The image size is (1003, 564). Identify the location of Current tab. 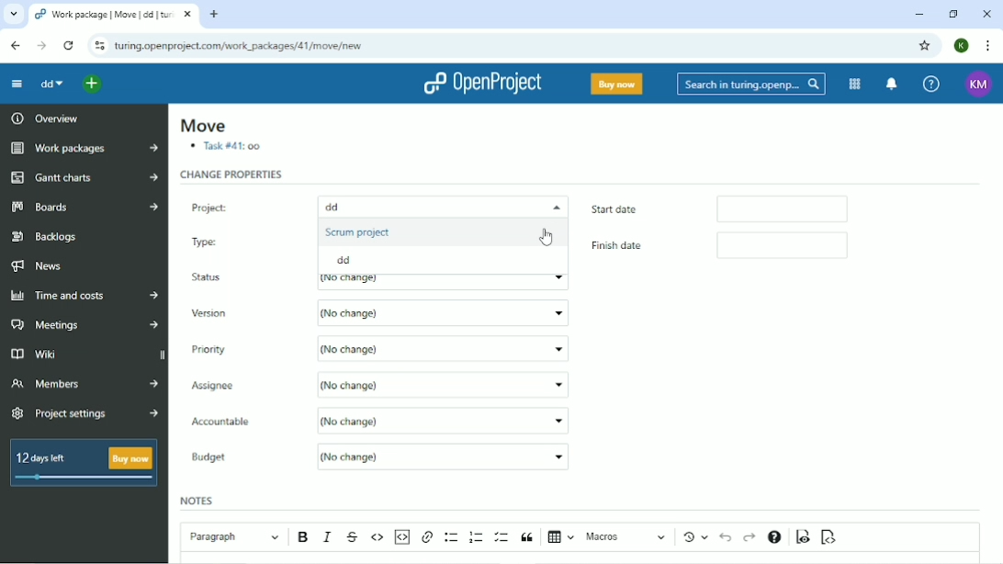
(112, 15).